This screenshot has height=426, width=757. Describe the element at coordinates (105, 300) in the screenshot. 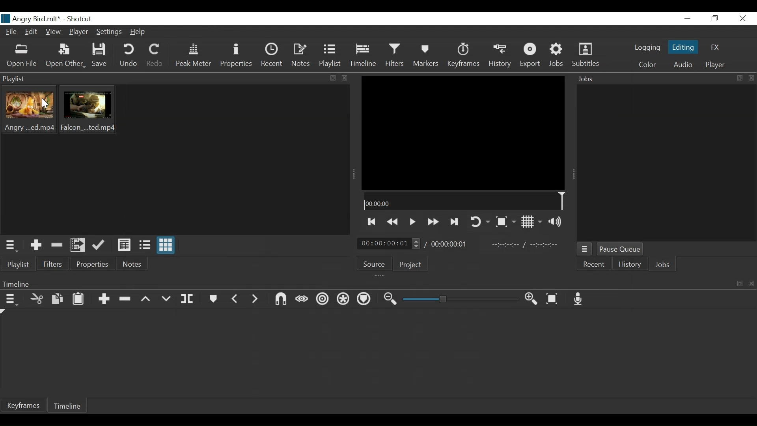

I see `Append` at that location.